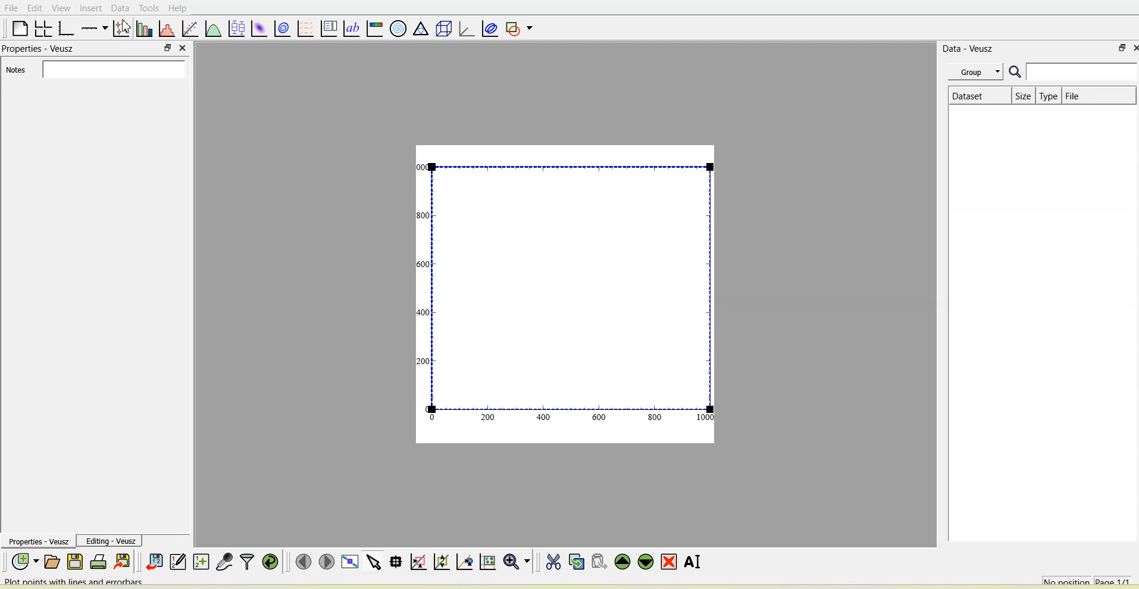  What do you see at coordinates (705, 418) in the screenshot?
I see `1000` at bounding box center [705, 418].